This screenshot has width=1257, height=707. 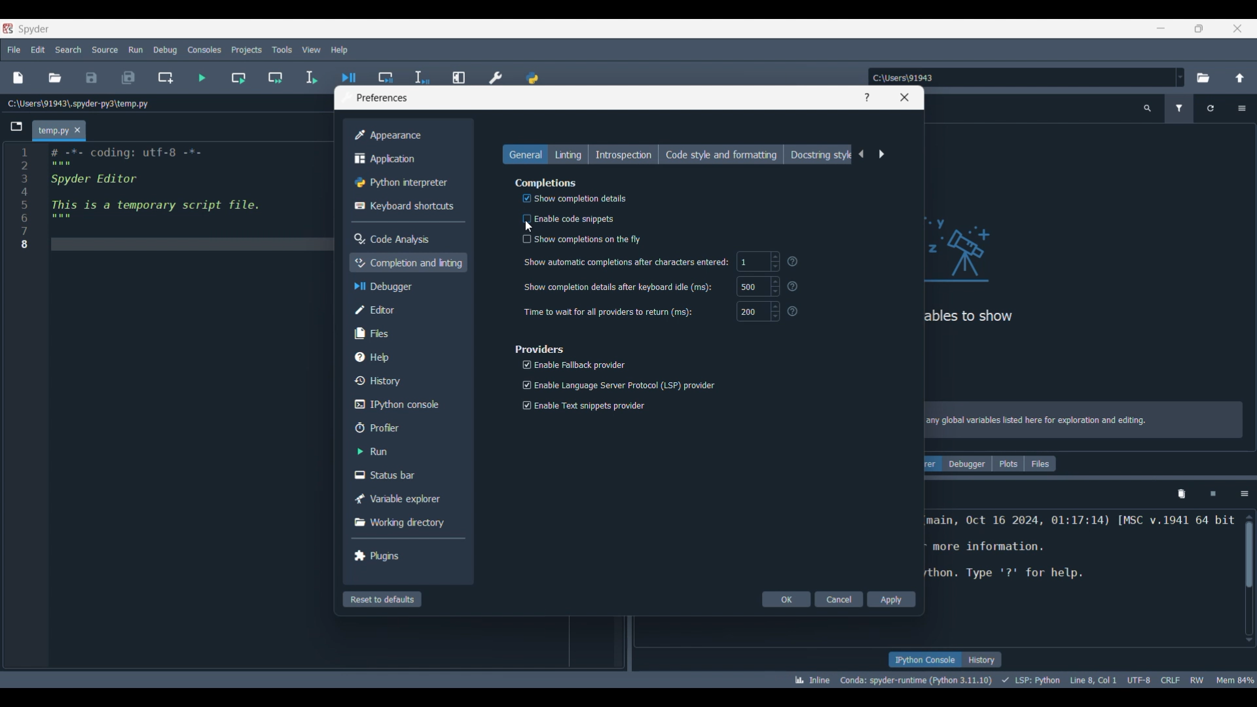 I want to click on ‘Show completions on the fly, so click(x=584, y=239).